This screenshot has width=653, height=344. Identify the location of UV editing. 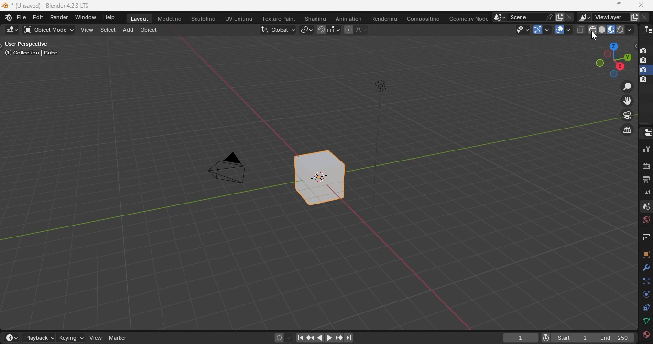
(240, 19).